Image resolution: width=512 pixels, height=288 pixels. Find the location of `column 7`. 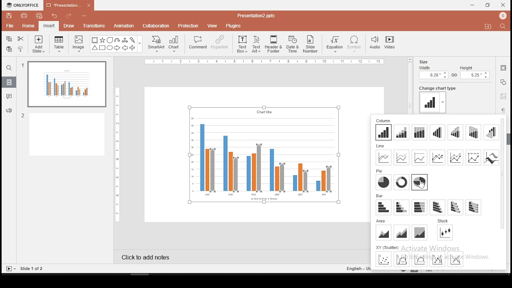

column 7 is located at coordinates (491, 133).